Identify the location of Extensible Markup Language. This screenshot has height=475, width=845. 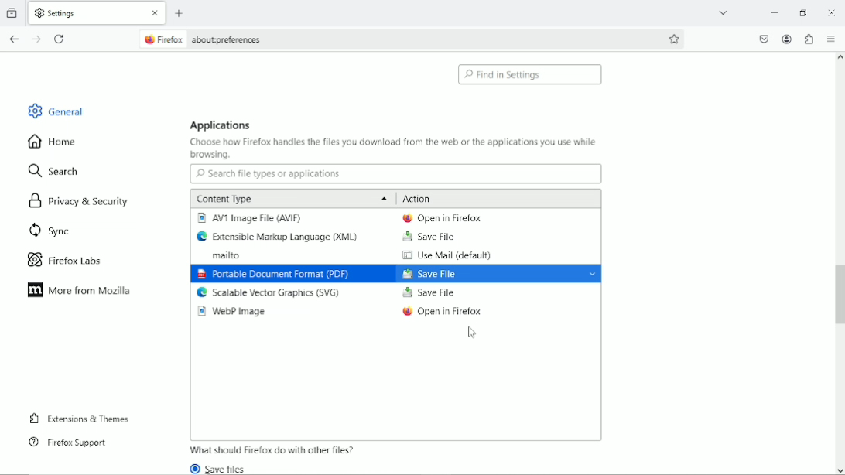
(281, 237).